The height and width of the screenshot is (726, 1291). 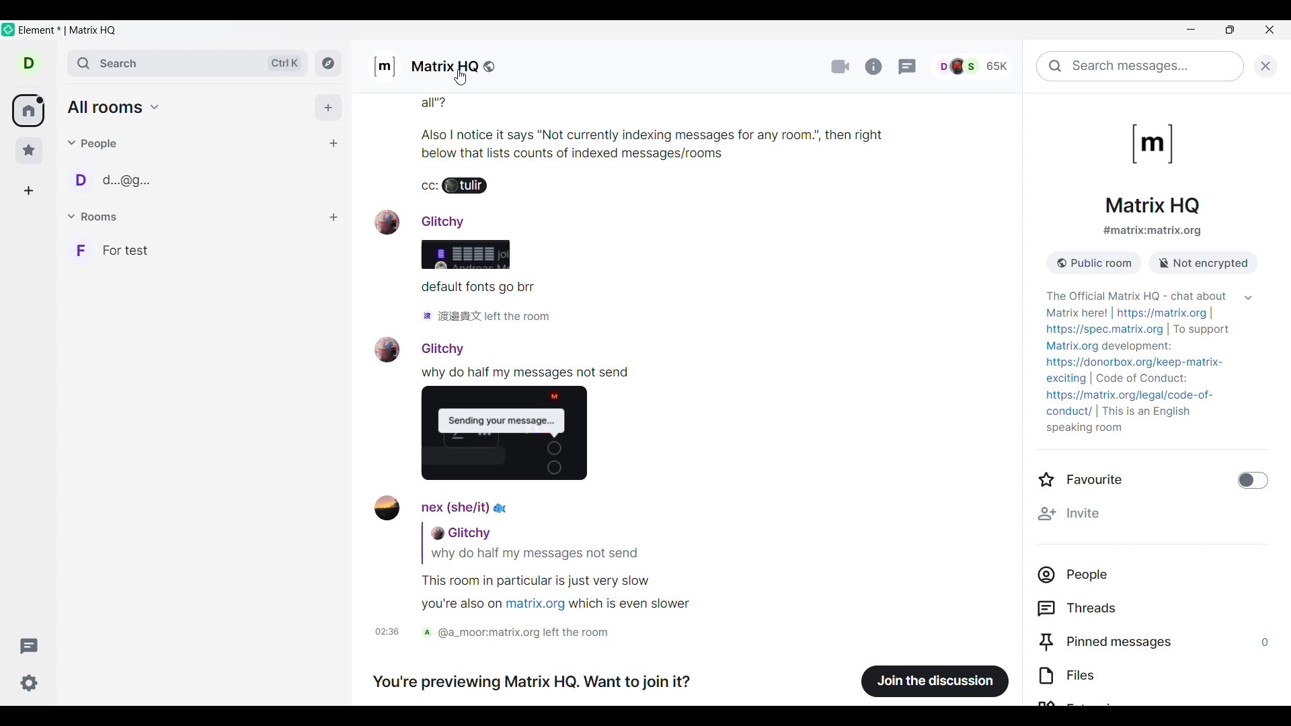 What do you see at coordinates (463, 255) in the screenshot?
I see `image of default font` at bounding box center [463, 255].